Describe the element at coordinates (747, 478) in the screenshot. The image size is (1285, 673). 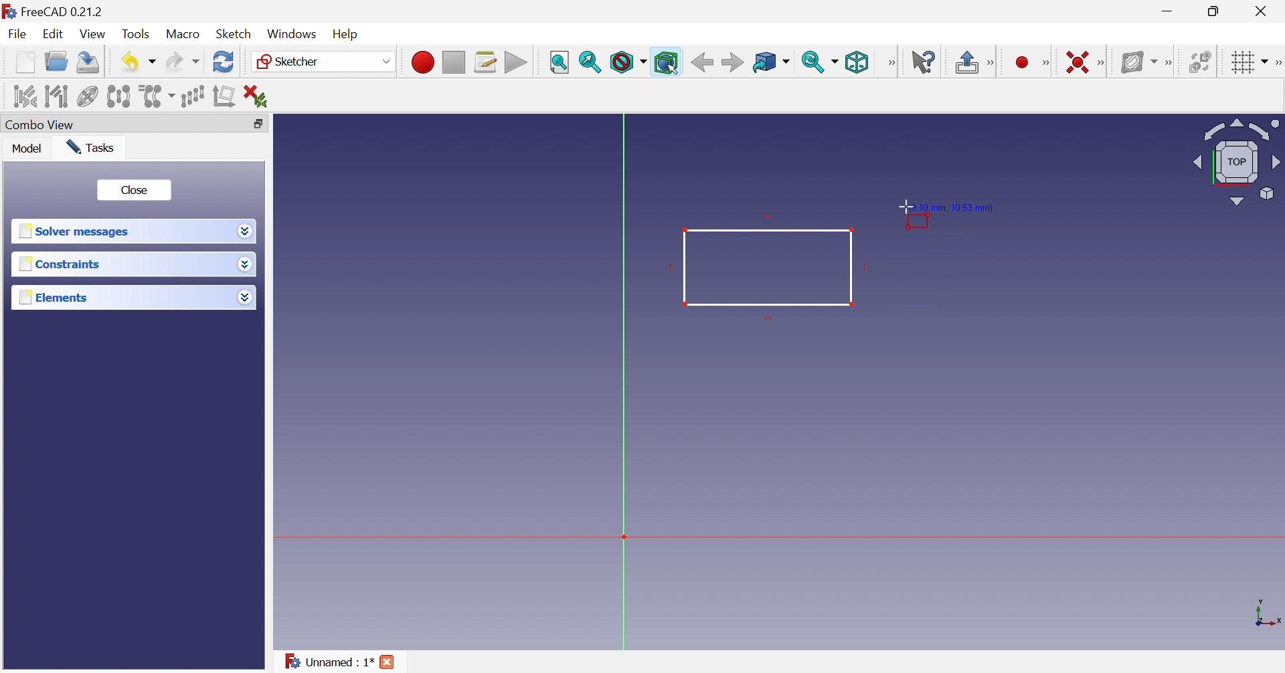
I see `canvas` at that location.